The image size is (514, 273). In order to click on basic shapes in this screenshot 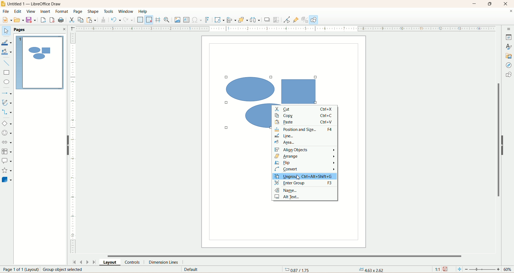, I will do `click(7, 124)`.